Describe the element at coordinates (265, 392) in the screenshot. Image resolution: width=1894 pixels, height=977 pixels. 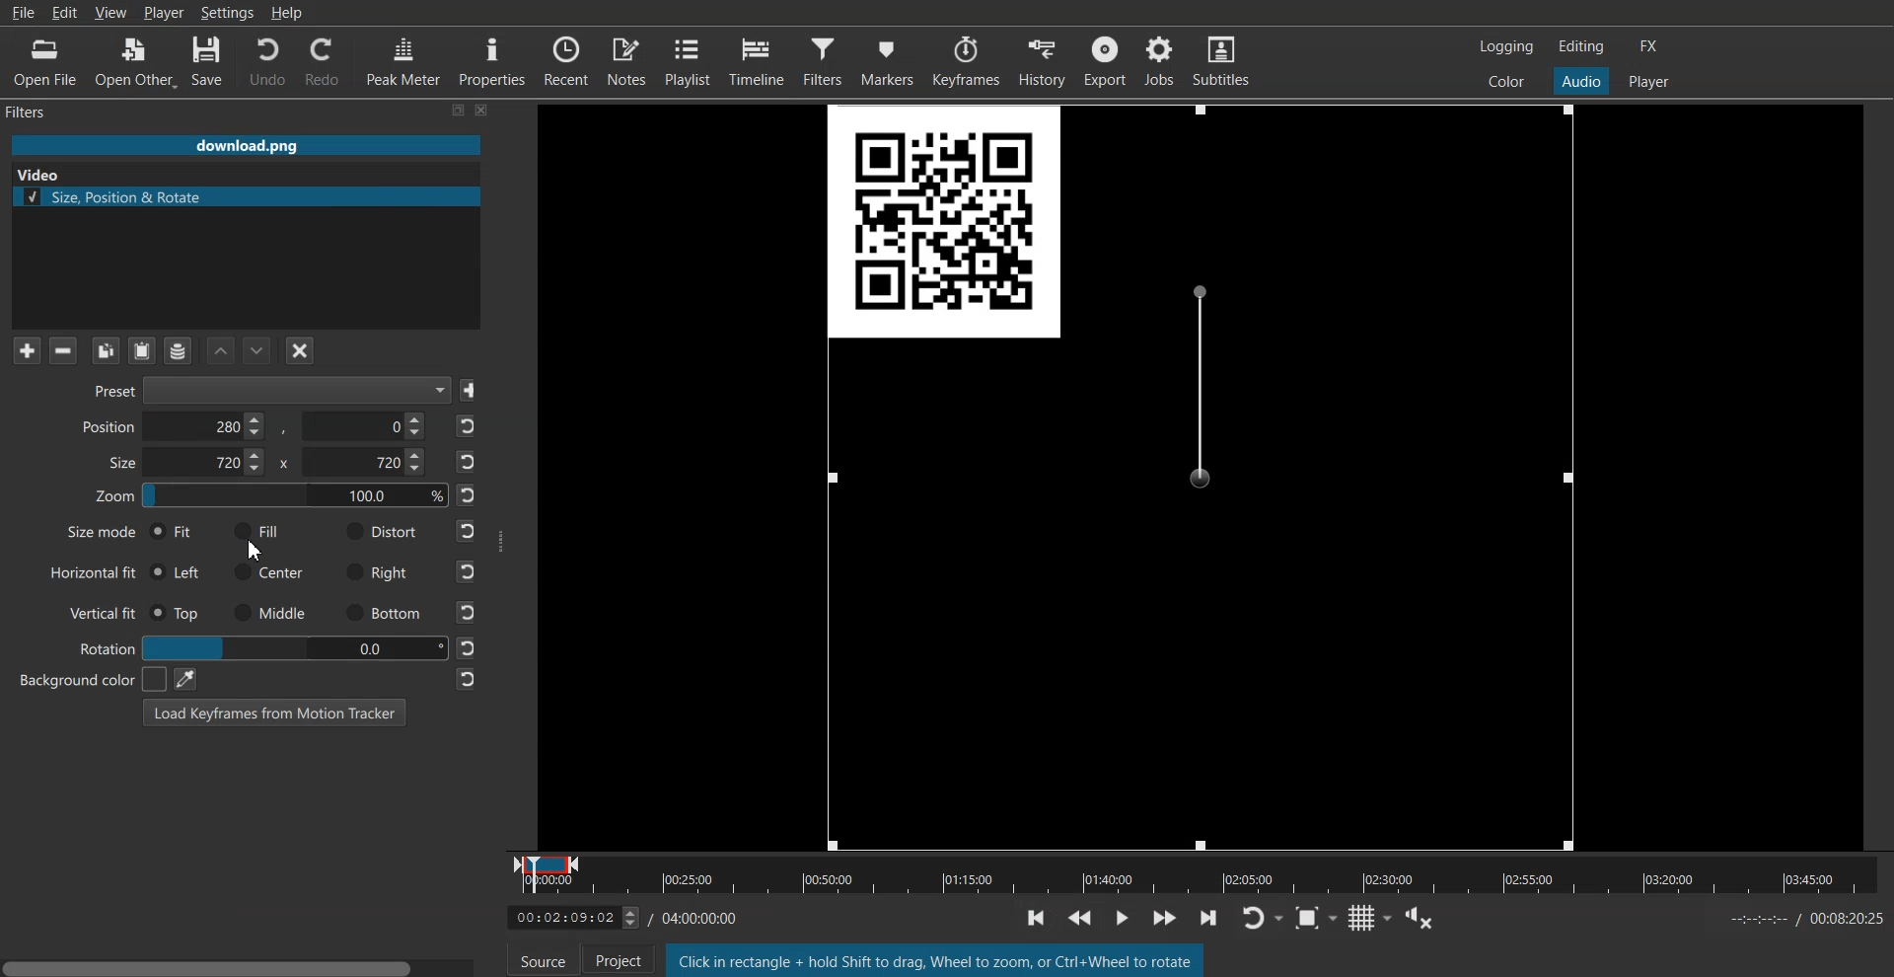
I see `Preset` at that location.